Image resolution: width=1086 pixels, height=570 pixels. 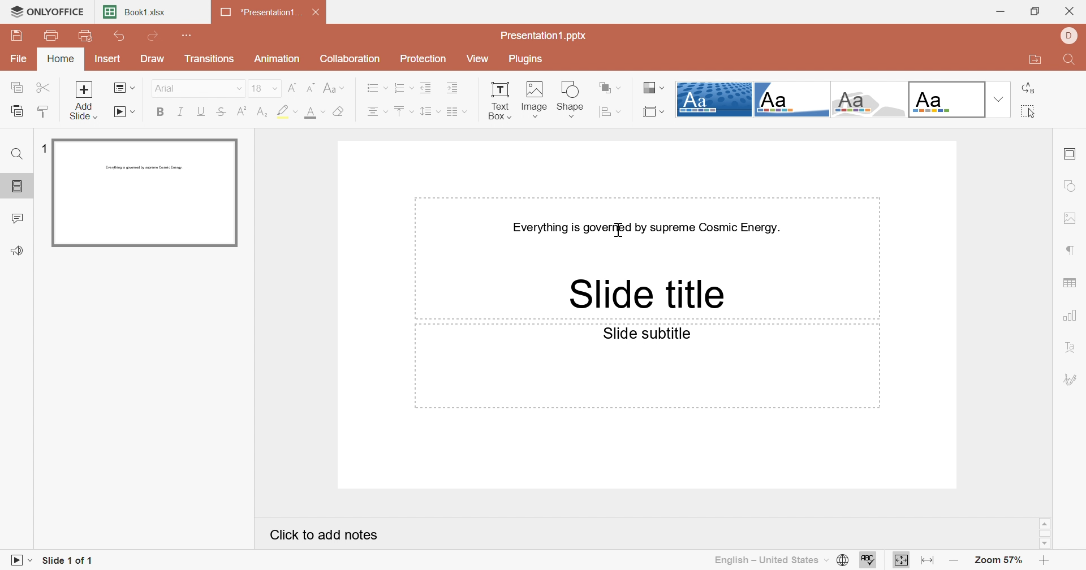 I want to click on Bullets, so click(x=376, y=87).